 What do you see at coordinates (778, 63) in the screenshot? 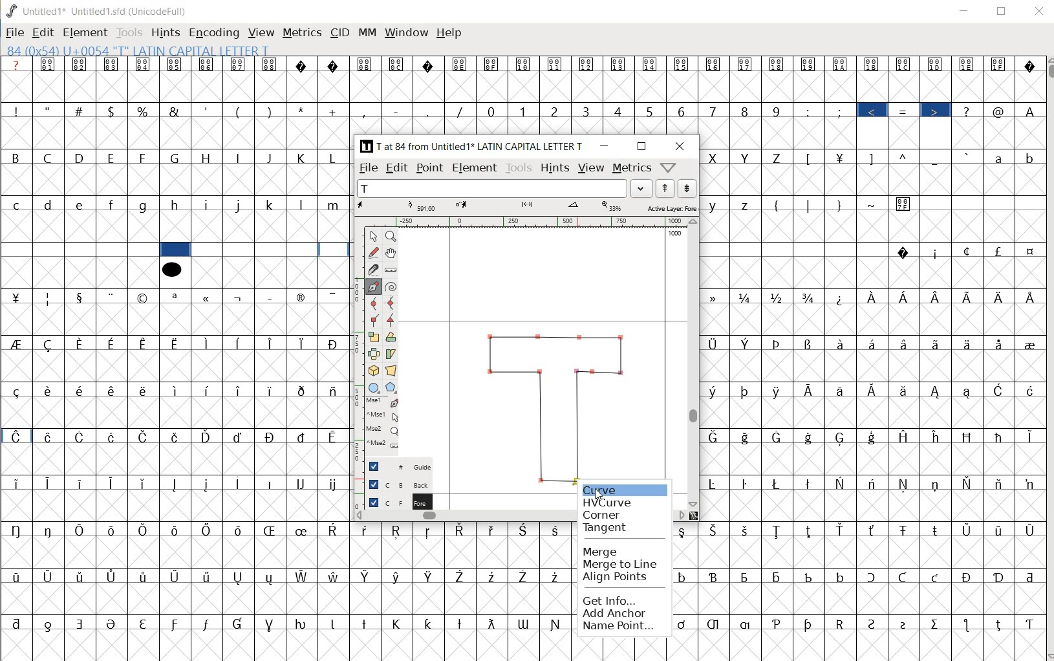
I see `Symbol` at bounding box center [778, 63].